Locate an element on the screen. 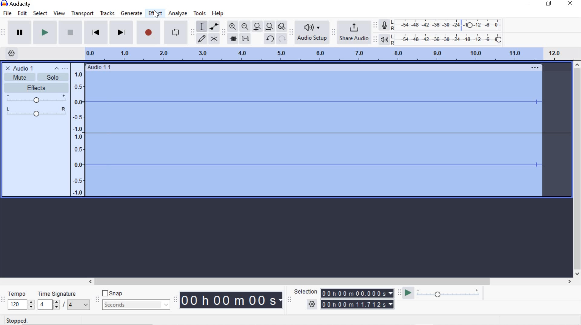  Enable Looping is located at coordinates (176, 33).